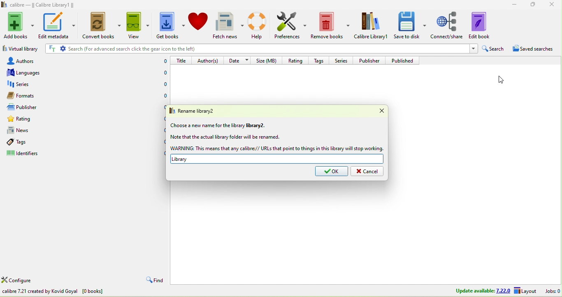 The width and height of the screenshot is (562, 297). Describe the element at coordinates (37, 120) in the screenshot. I see `rating` at that location.